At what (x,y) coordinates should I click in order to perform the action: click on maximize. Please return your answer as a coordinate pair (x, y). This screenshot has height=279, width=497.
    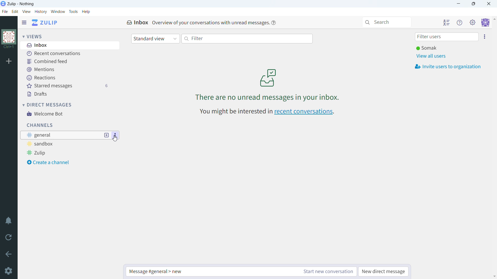
    Looking at the image, I should click on (474, 4).